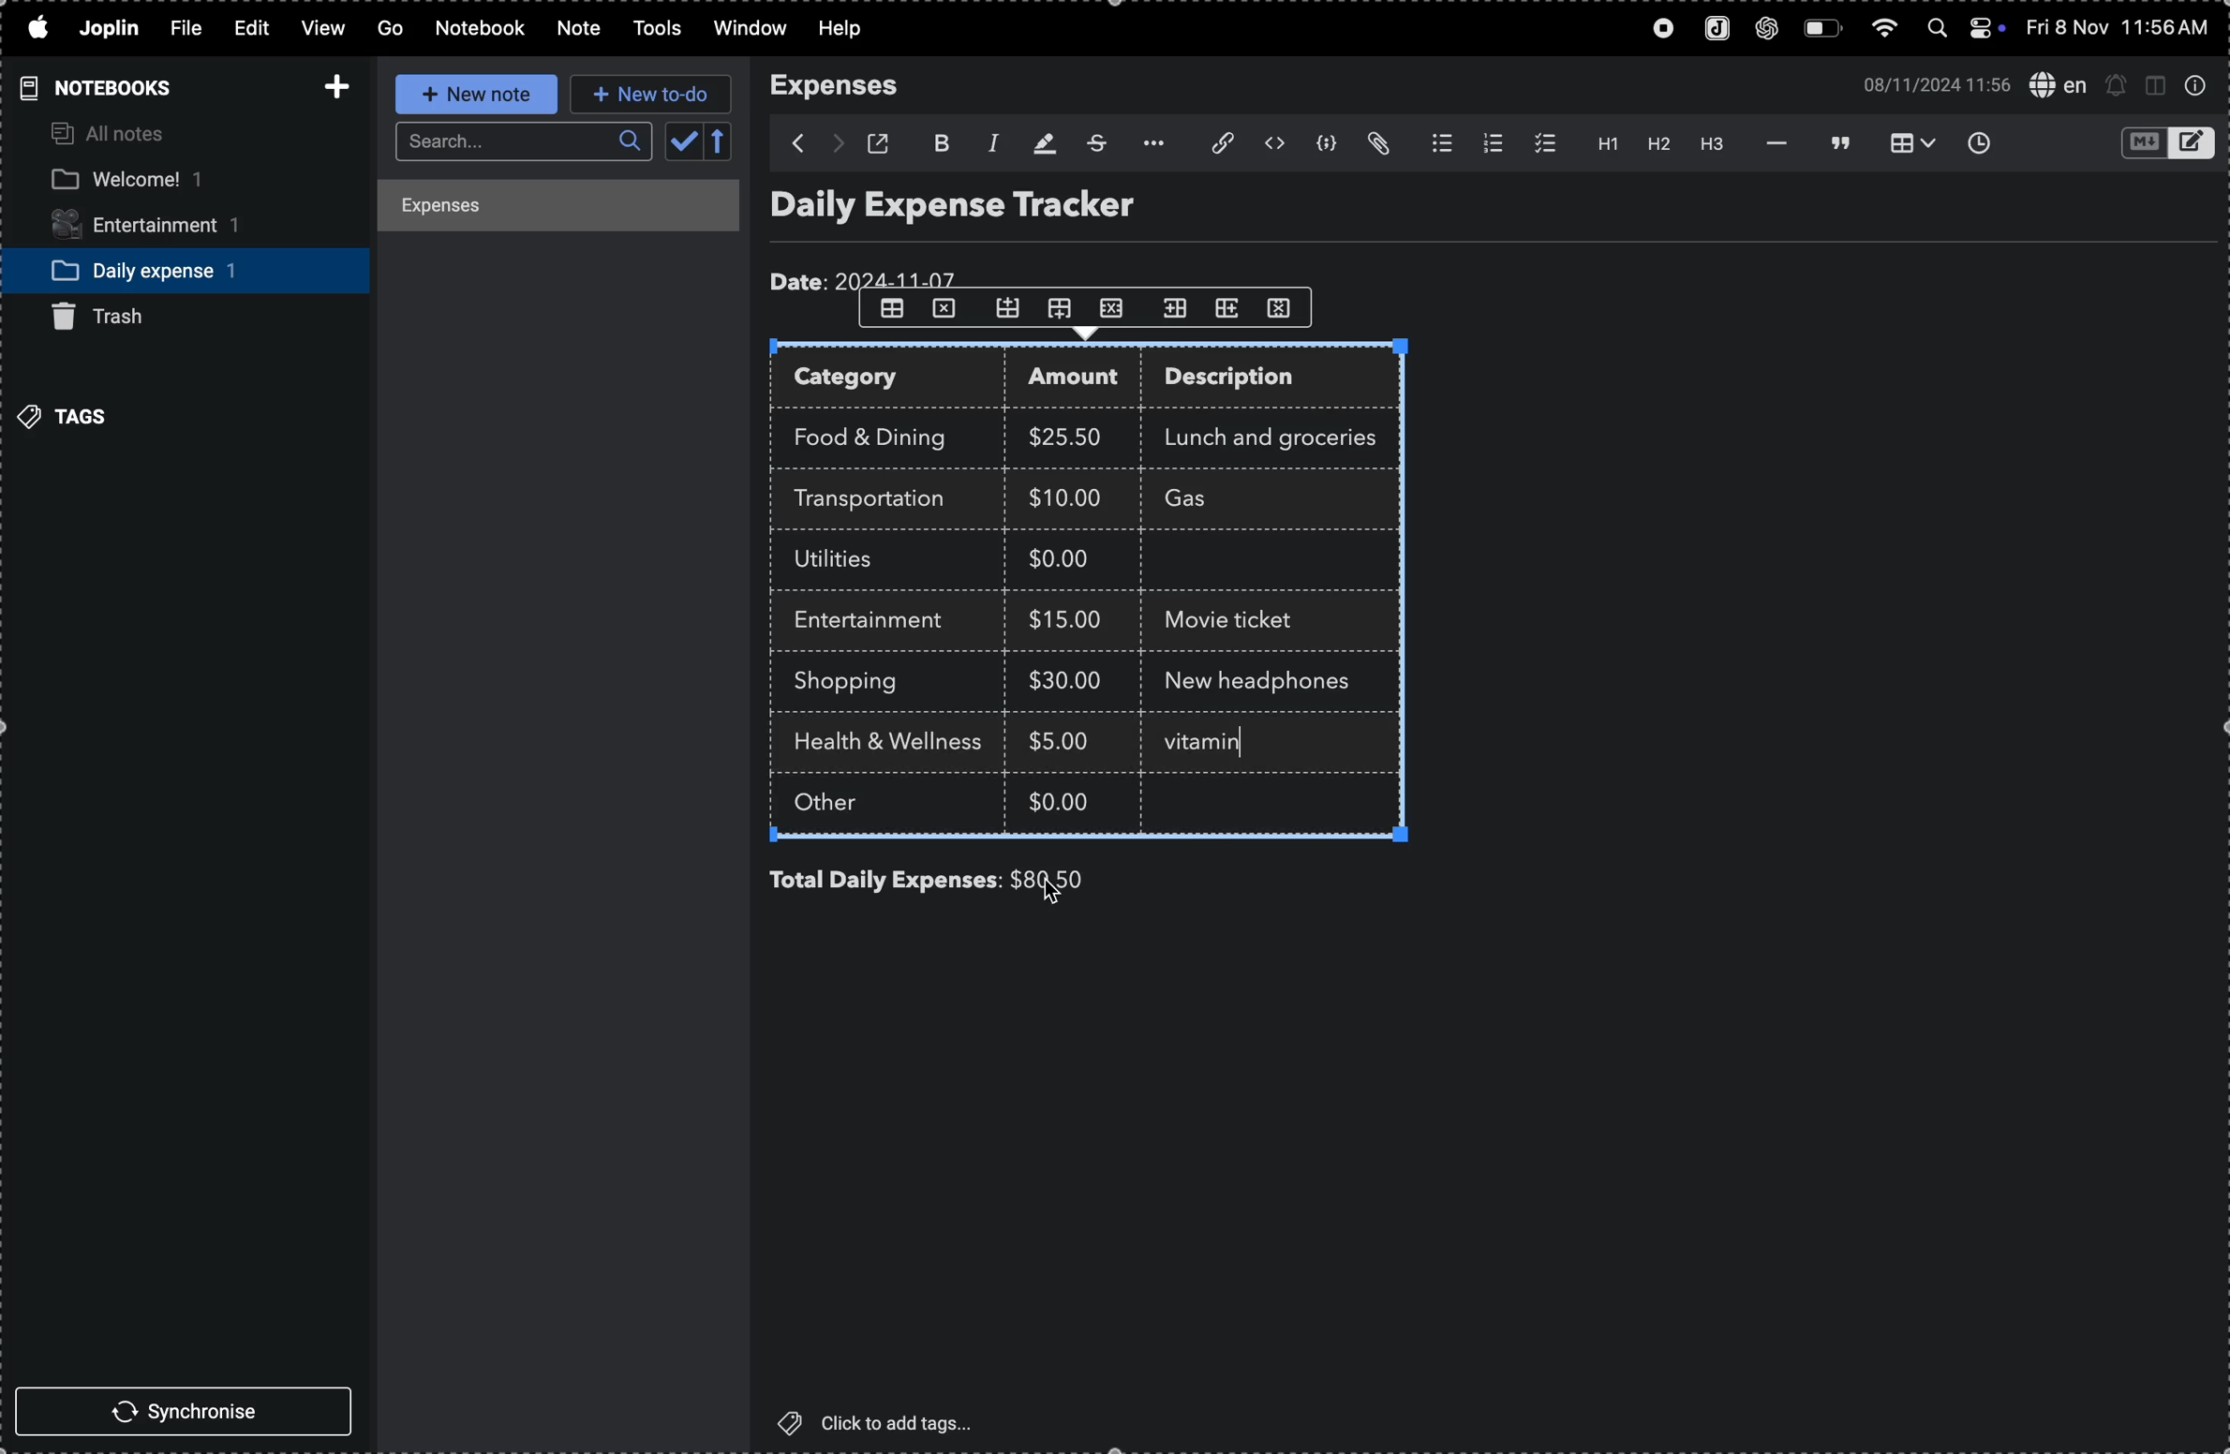  I want to click on open window, so click(885, 143).